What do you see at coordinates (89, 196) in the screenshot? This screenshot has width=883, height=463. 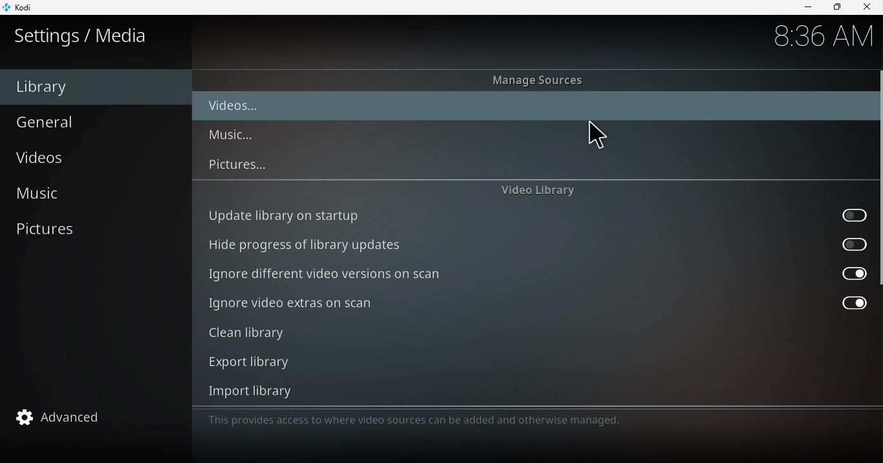 I see `Music` at bounding box center [89, 196].